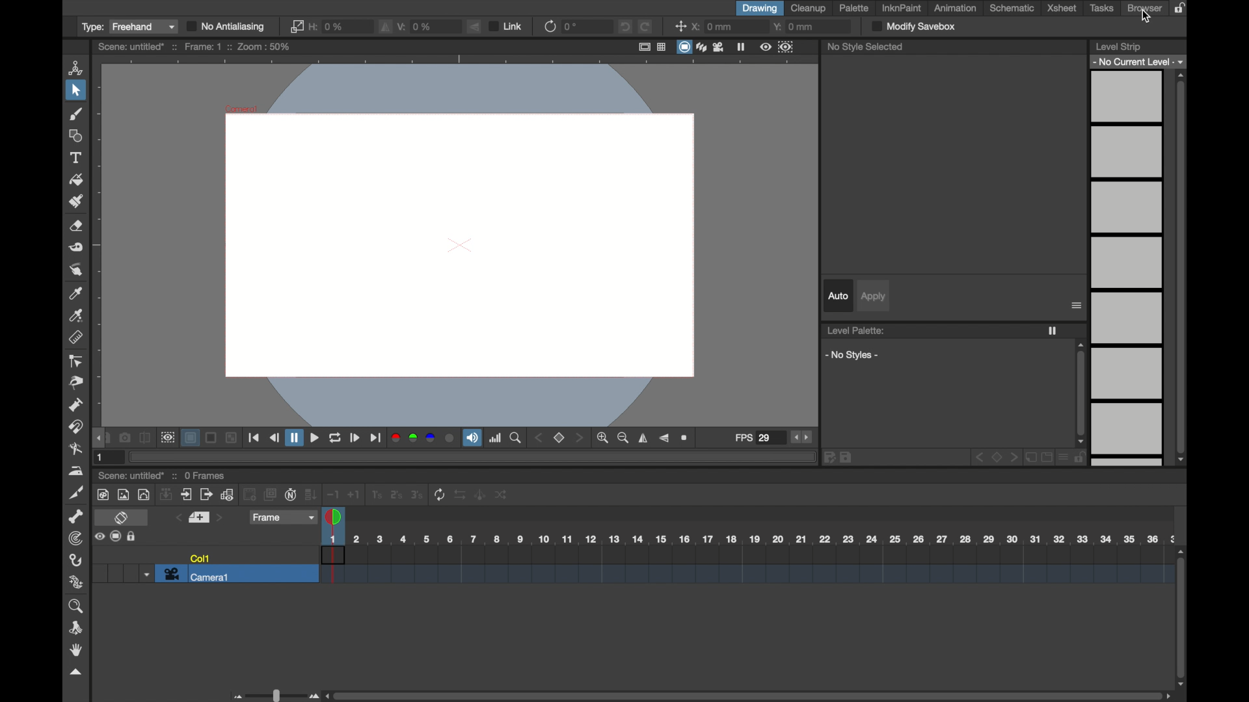  Describe the element at coordinates (613, 438) in the screenshot. I see `zoom controls` at that location.